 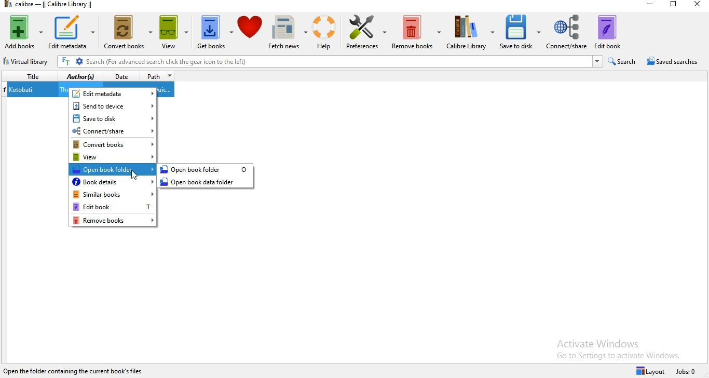 What do you see at coordinates (520, 33) in the screenshot?
I see `save to disk` at bounding box center [520, 33].